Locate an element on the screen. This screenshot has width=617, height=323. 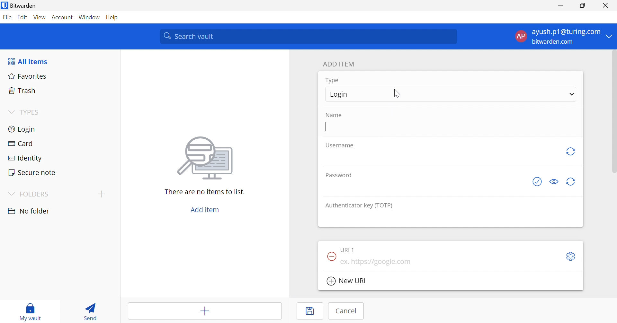
account menu is located at coordinates (563, 37).